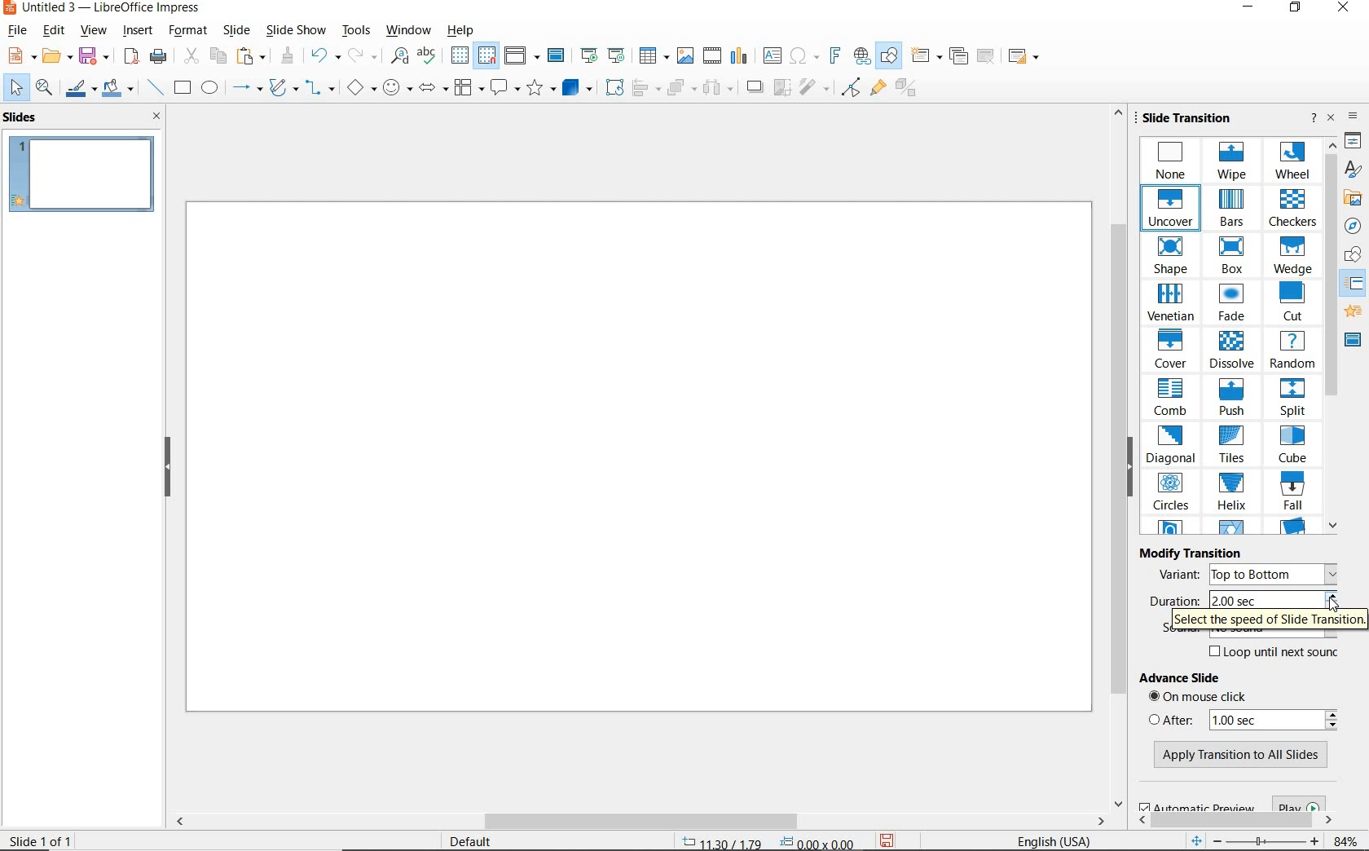  What do you see at coordinates (1345, 10) in the screenshot?
I see `CLOSE` at bounding box center [1345, 10].